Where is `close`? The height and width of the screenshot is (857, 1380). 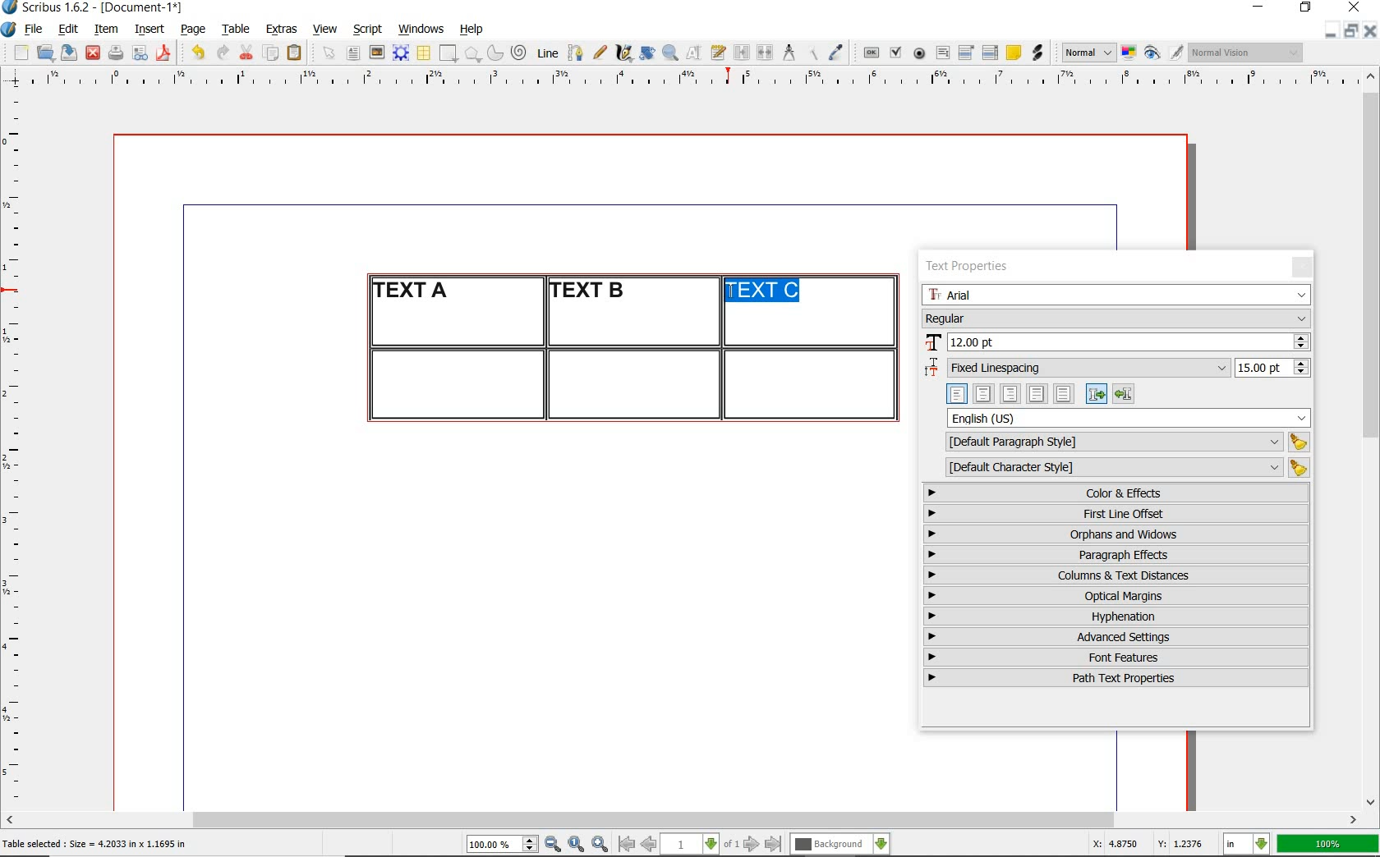
close is located at coordinates (1370, 30).